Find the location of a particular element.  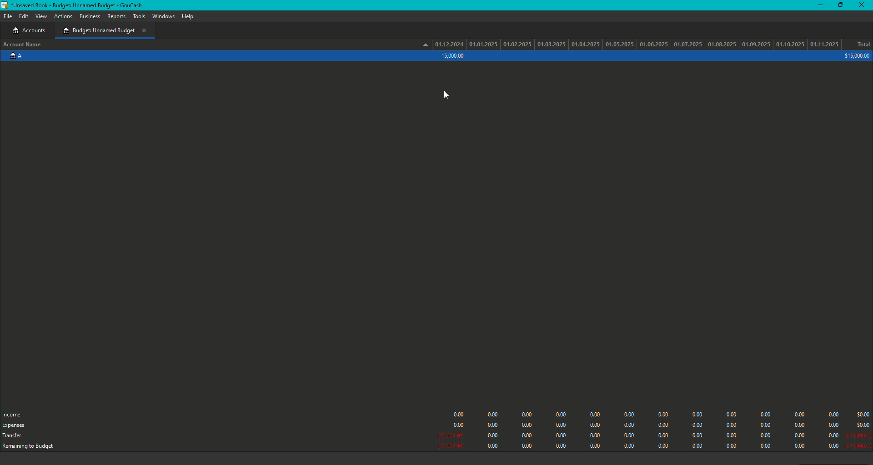

Total is located at coordinates (863, 44).